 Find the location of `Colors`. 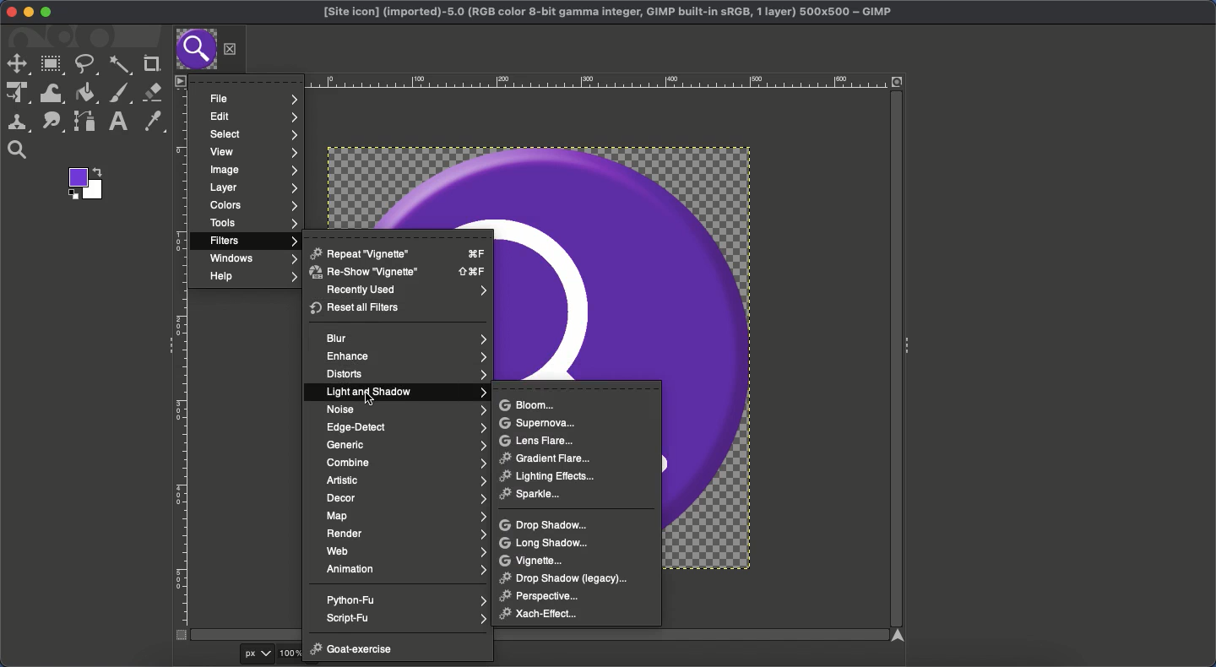

Colors is located at coordinates (251, 206).